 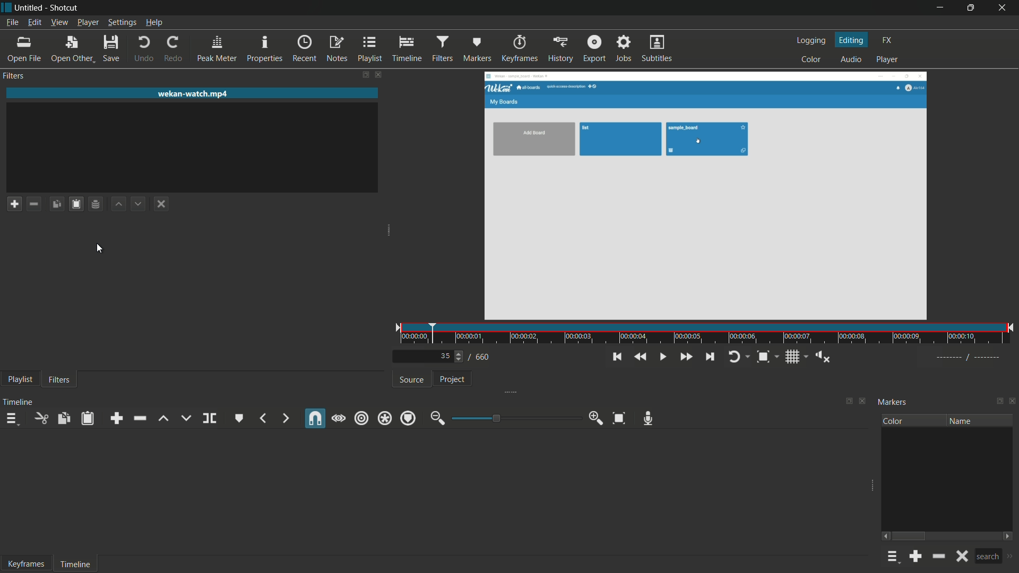 What do you see at coordinates (265, 50) in the screenshot?
I see `properties` at bounding box center [265, 50].